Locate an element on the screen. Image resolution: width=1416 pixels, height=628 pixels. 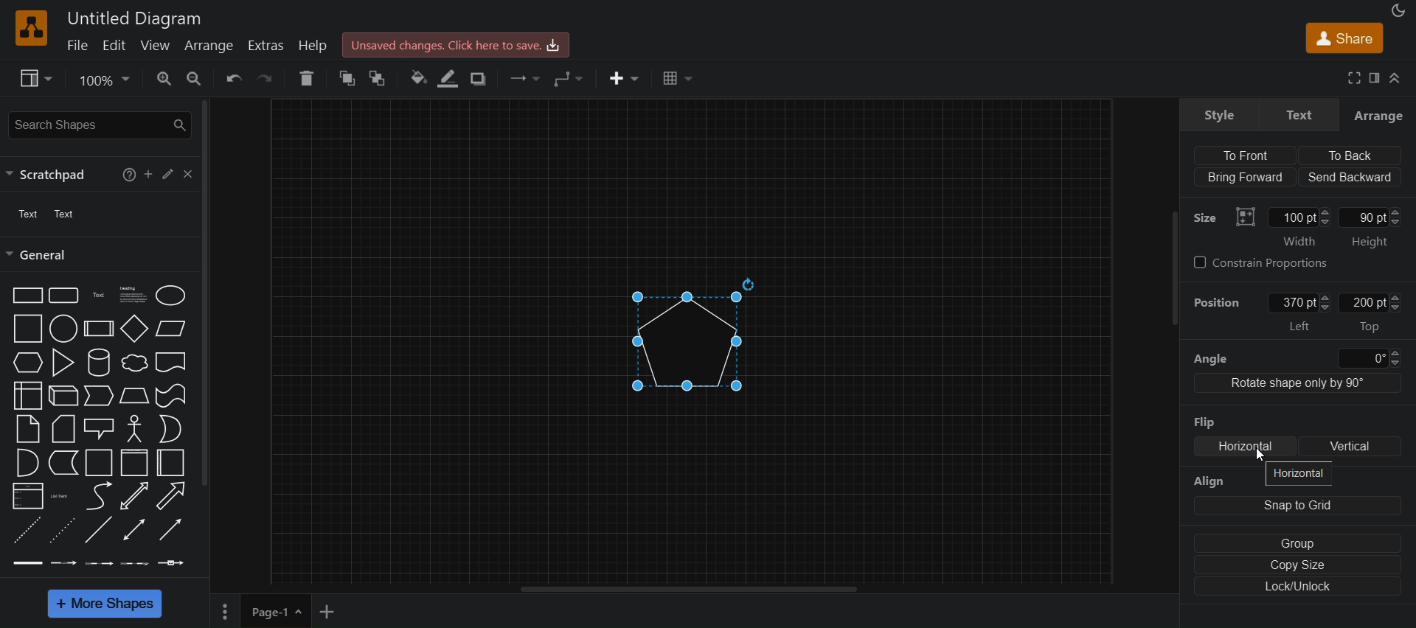
Cube is located at coordinates (63, 396).